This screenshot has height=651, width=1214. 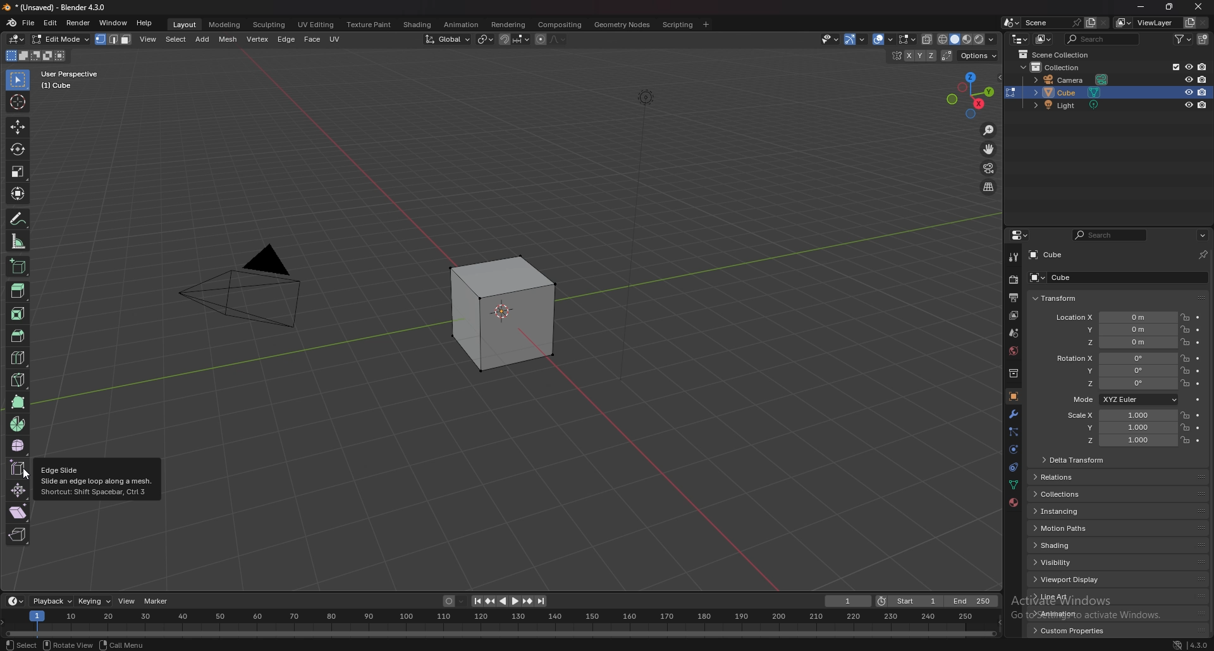 I want to click on scale x, so click(x=1119, y=415).